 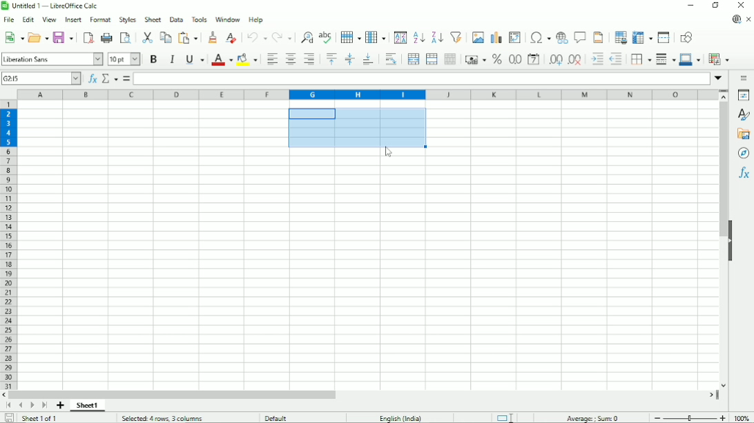 I want to click on Restore down, so click(x=716, y=6).